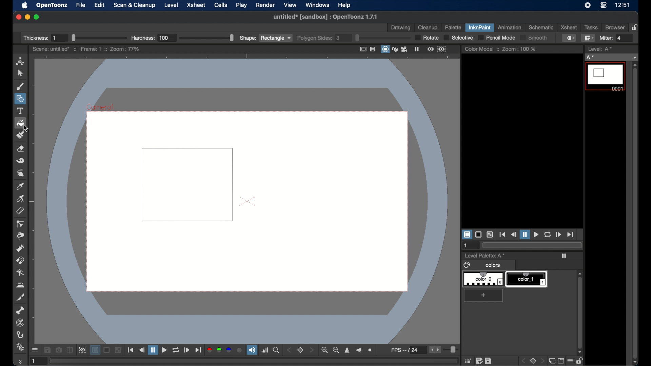  I want to click on repeat, so click(175, 350).